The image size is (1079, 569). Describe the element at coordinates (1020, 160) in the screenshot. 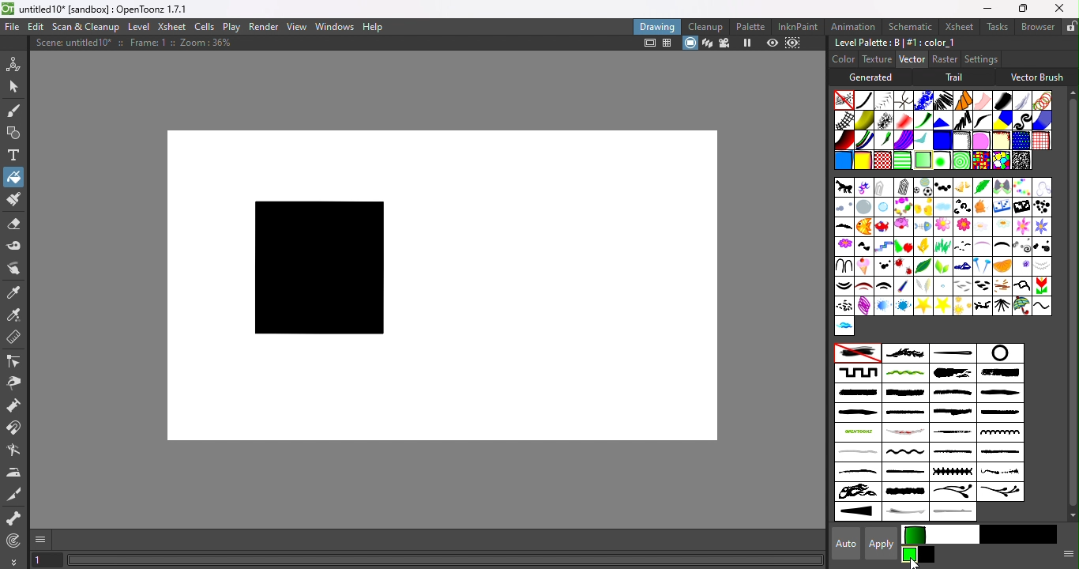

I see `Chalk` at that location.